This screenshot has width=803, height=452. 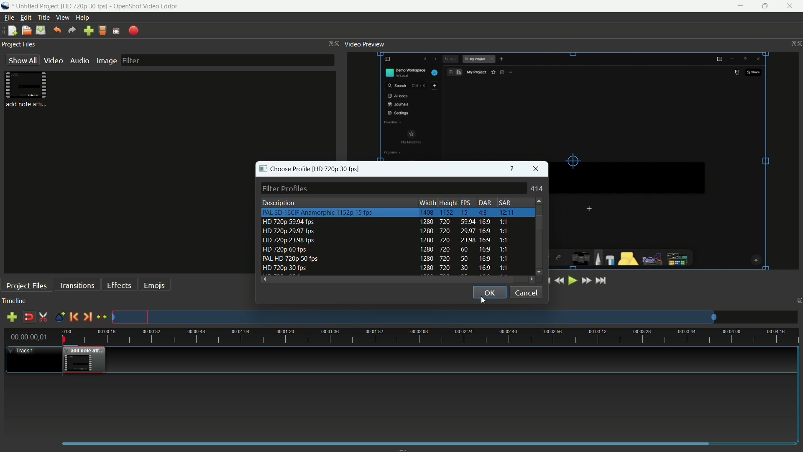 What do you see at coordinates (601, 281) in the screenshot?
I see `jump to end` at bounding box center [601, 281].